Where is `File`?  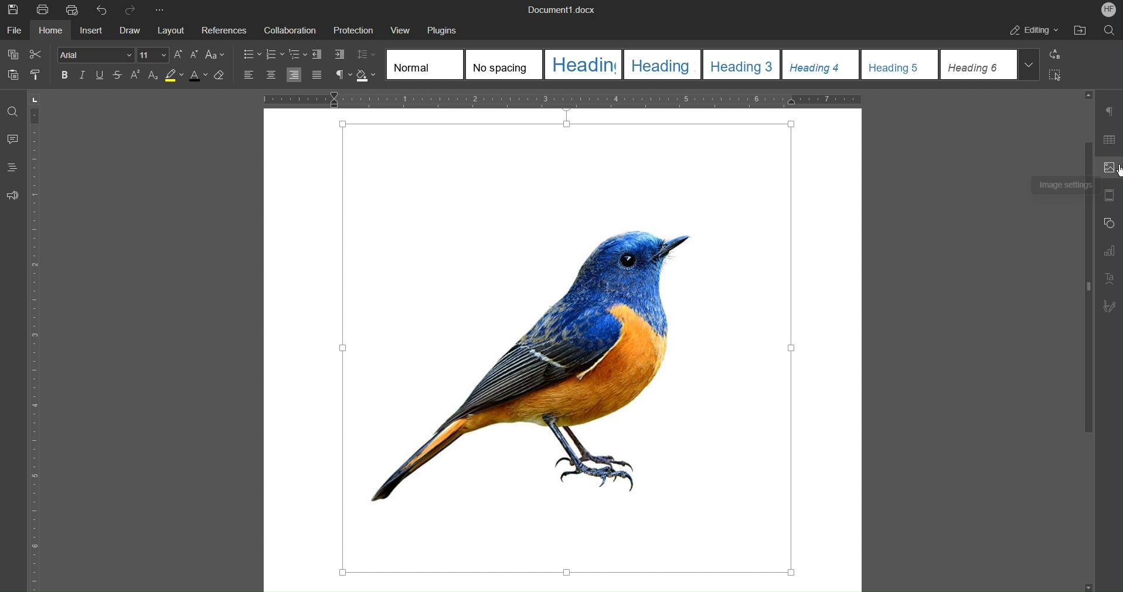
File is located at coordinates (14, 29).